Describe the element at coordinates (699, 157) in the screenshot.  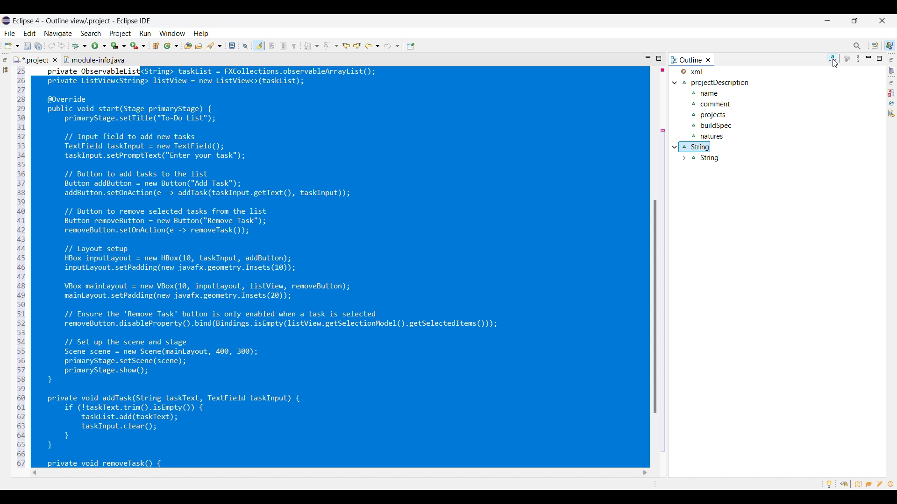
I see `string` at that location.